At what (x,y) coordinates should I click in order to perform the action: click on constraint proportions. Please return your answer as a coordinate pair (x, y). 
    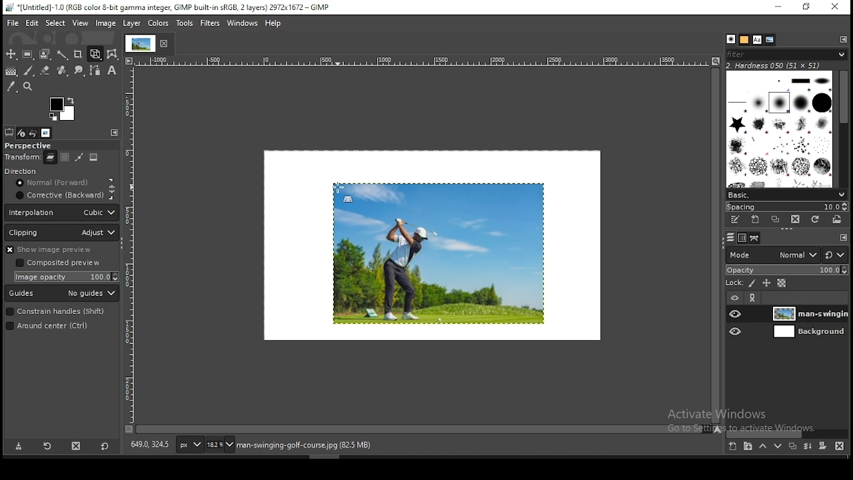
    Looking at the image, I should click on (113, 188).